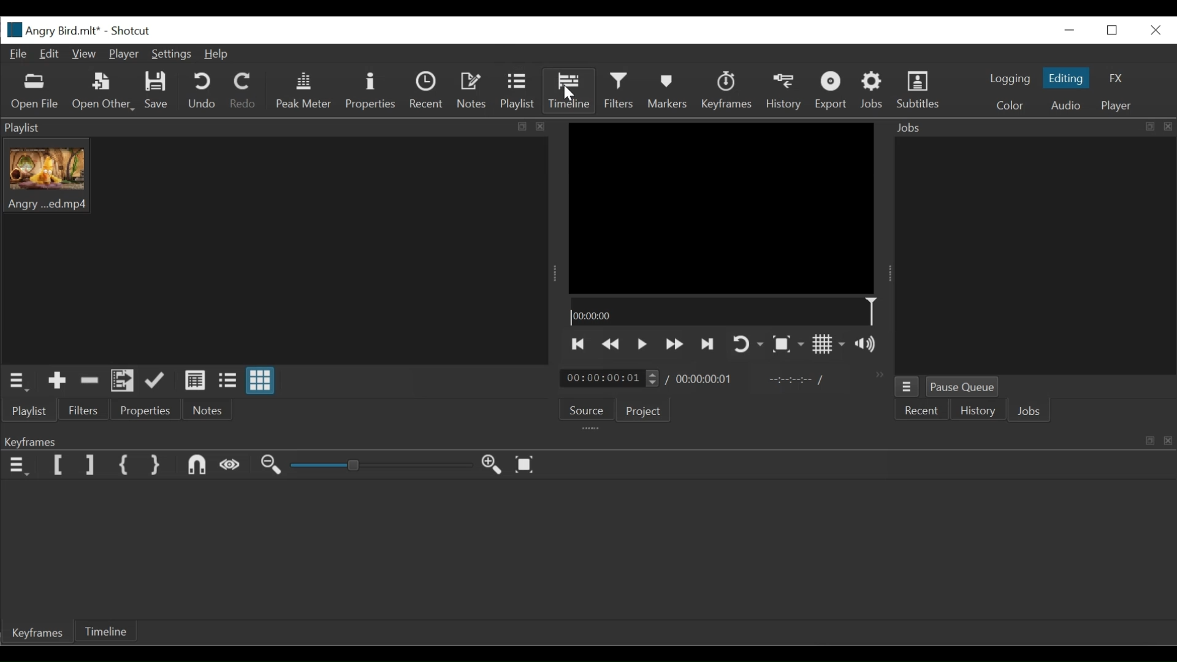  What do you see at coordinates (726, 313) in the screenshot?
I see `Timeline` at bounding box center [726, 313].